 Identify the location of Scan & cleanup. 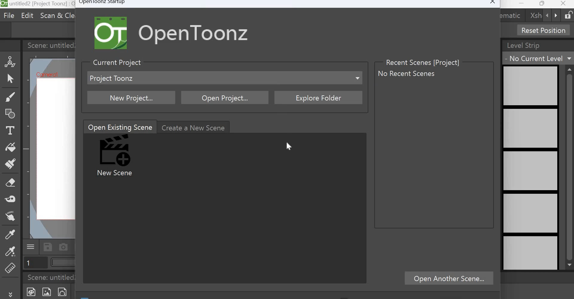
(57, 15).